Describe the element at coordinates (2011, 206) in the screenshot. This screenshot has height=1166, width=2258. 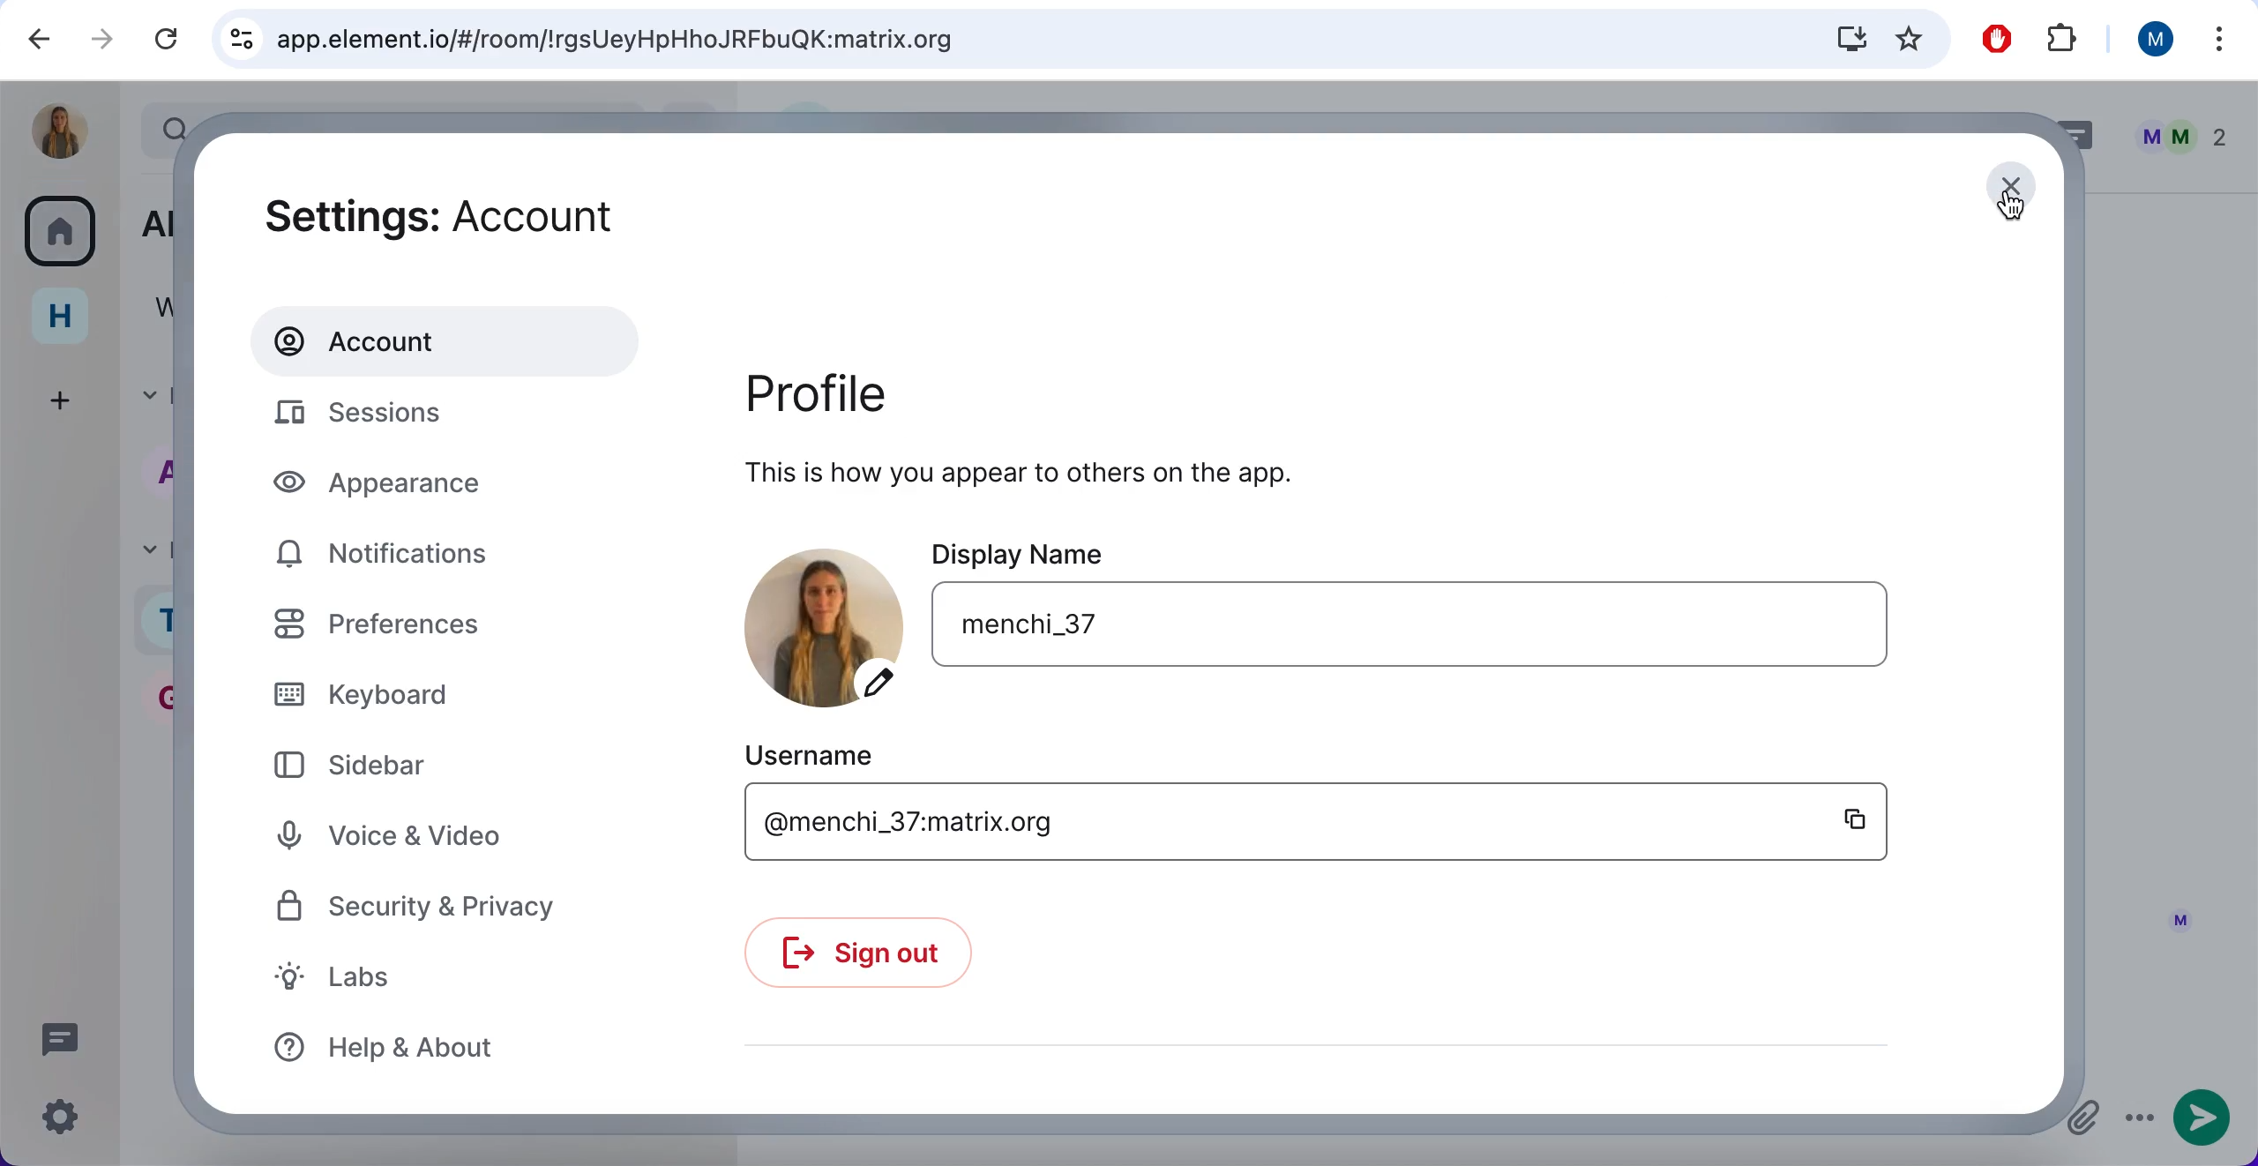
I see `cursor` at that location.